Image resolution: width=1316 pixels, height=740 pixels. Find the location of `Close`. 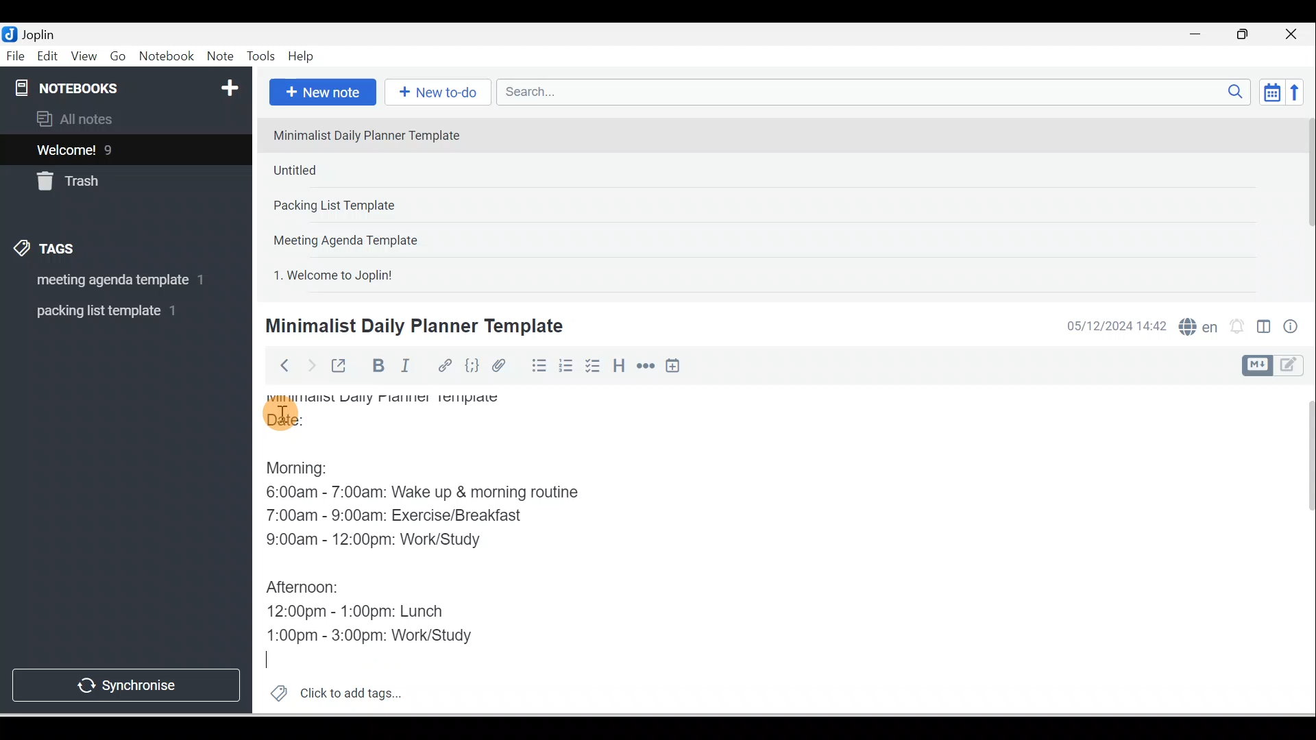

Close is located at coordinates (1295, 34).